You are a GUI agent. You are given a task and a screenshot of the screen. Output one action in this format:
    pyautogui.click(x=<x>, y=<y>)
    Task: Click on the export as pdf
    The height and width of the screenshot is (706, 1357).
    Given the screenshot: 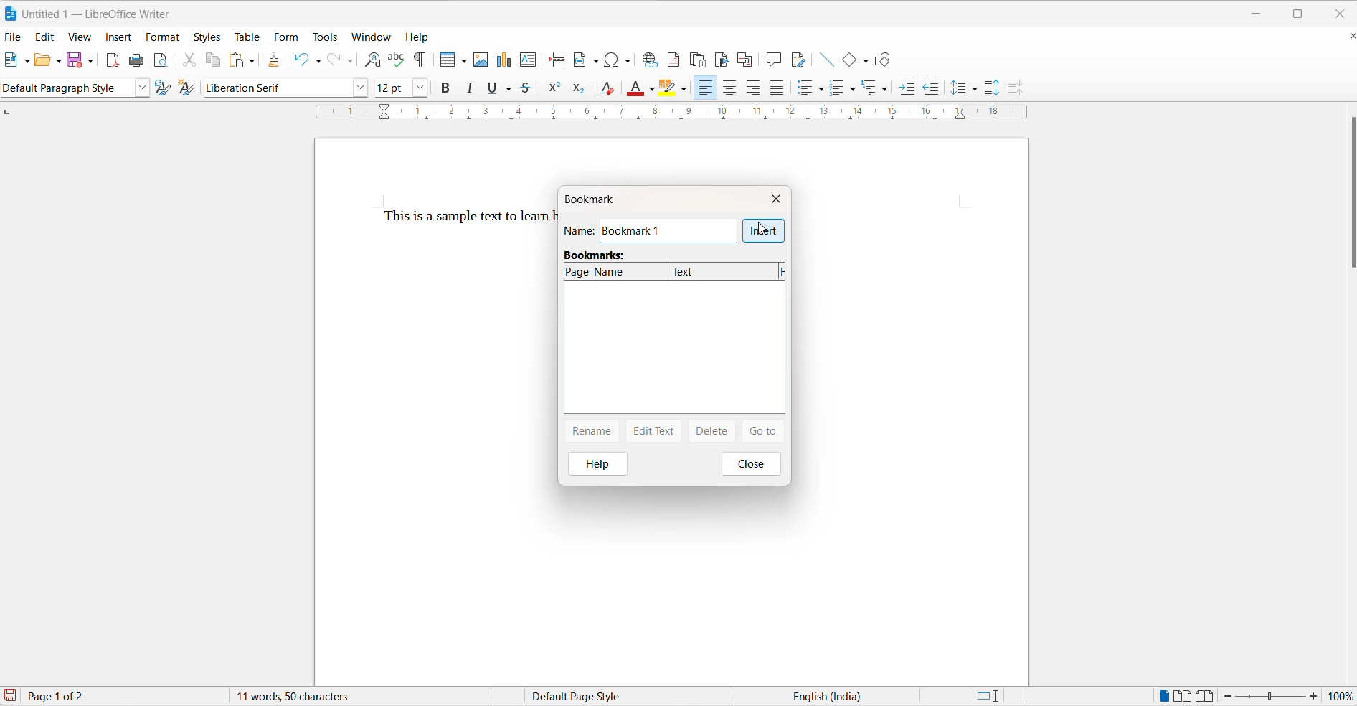 What is the action you would take?
    pyautogui.click(x=114, y=62)
    